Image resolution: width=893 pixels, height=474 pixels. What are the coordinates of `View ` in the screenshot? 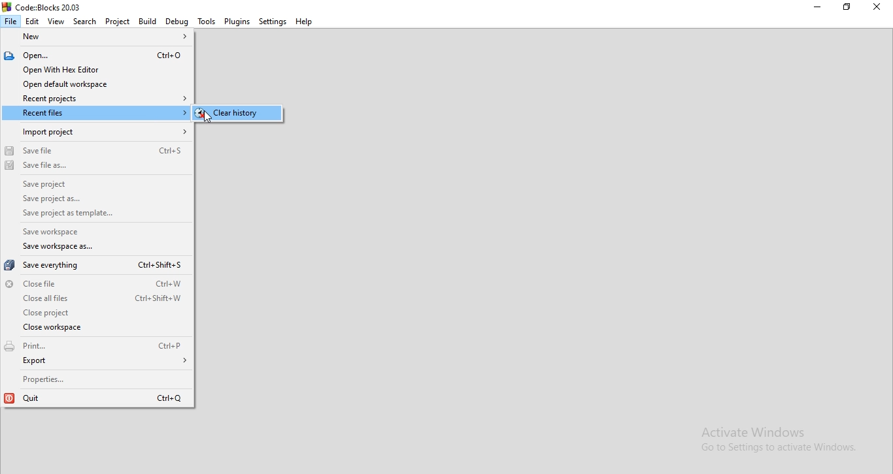 It's located at (56, 21).